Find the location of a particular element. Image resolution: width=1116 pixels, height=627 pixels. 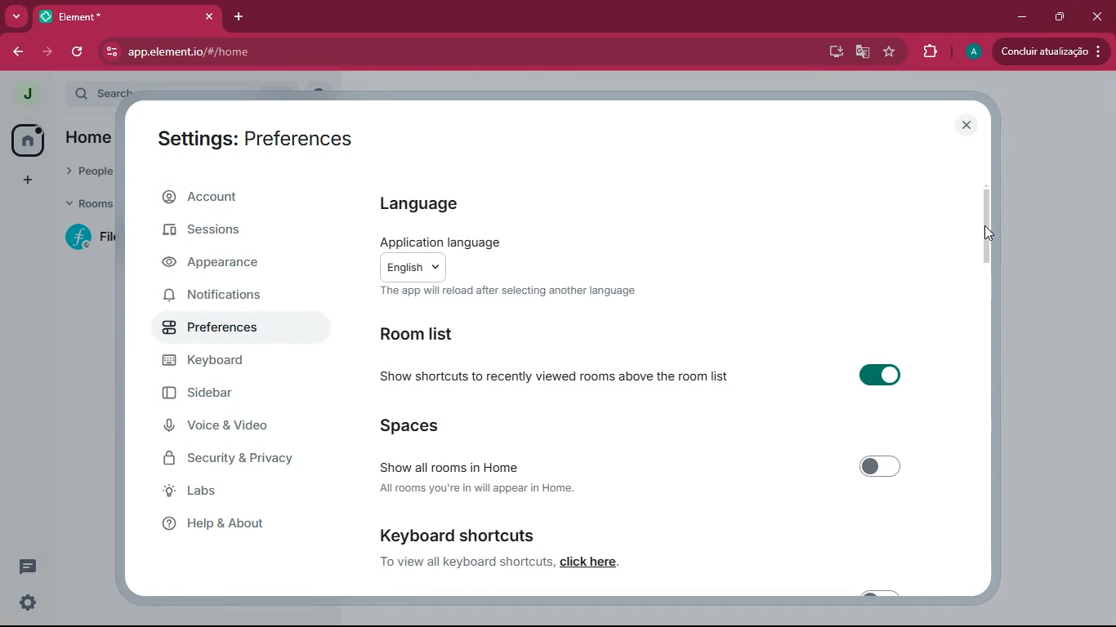

maximize is located at coordinates (1056, 17).